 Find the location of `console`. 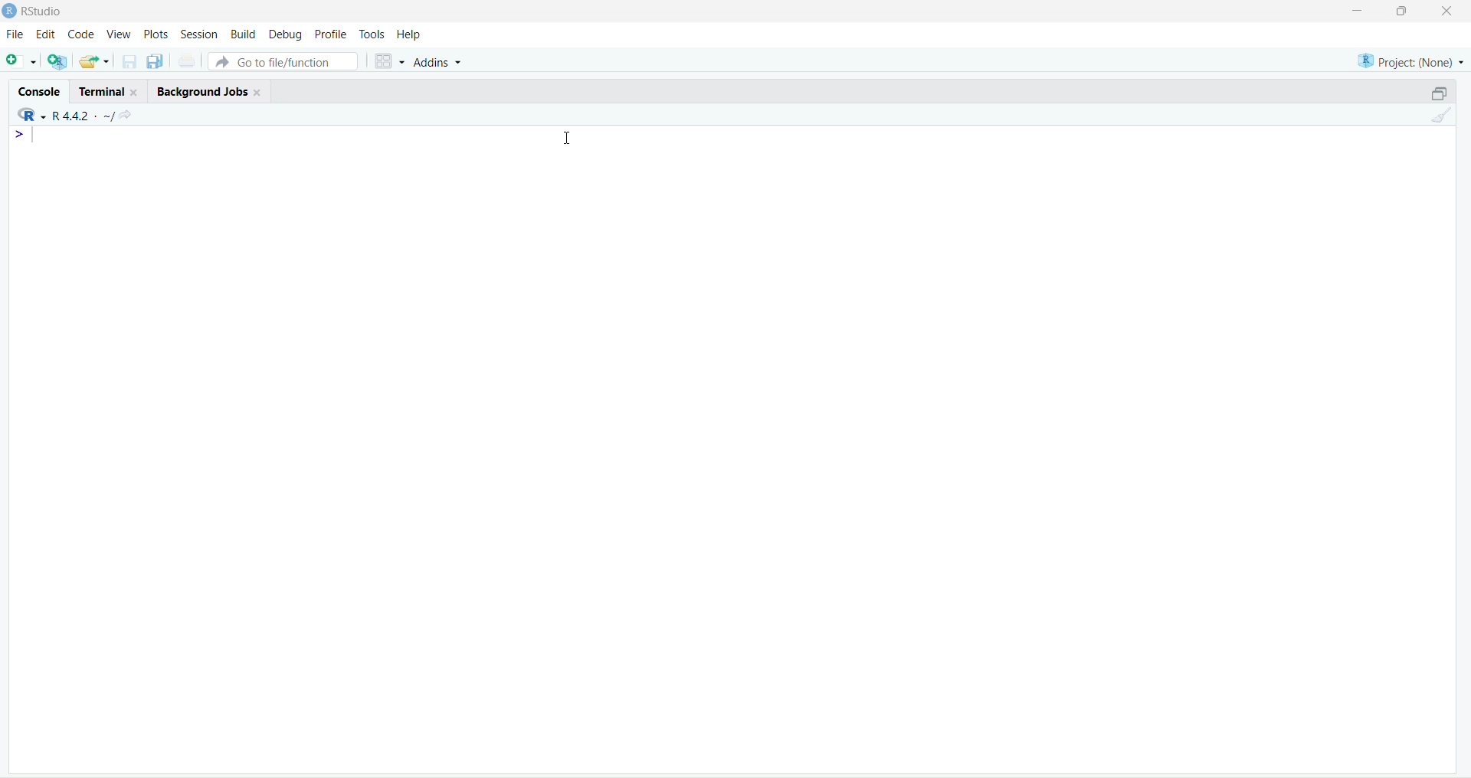

console is located at coordinates (41, 92).